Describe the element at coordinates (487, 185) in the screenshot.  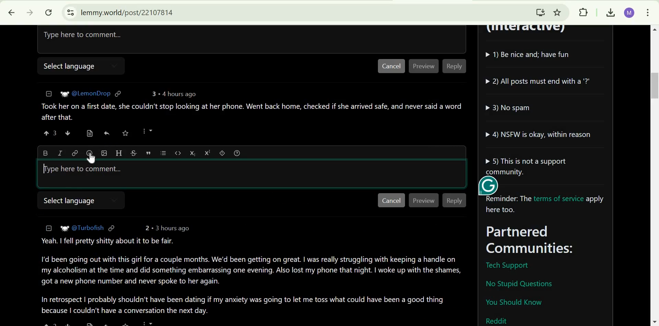
I see `Grammarly` at that location.